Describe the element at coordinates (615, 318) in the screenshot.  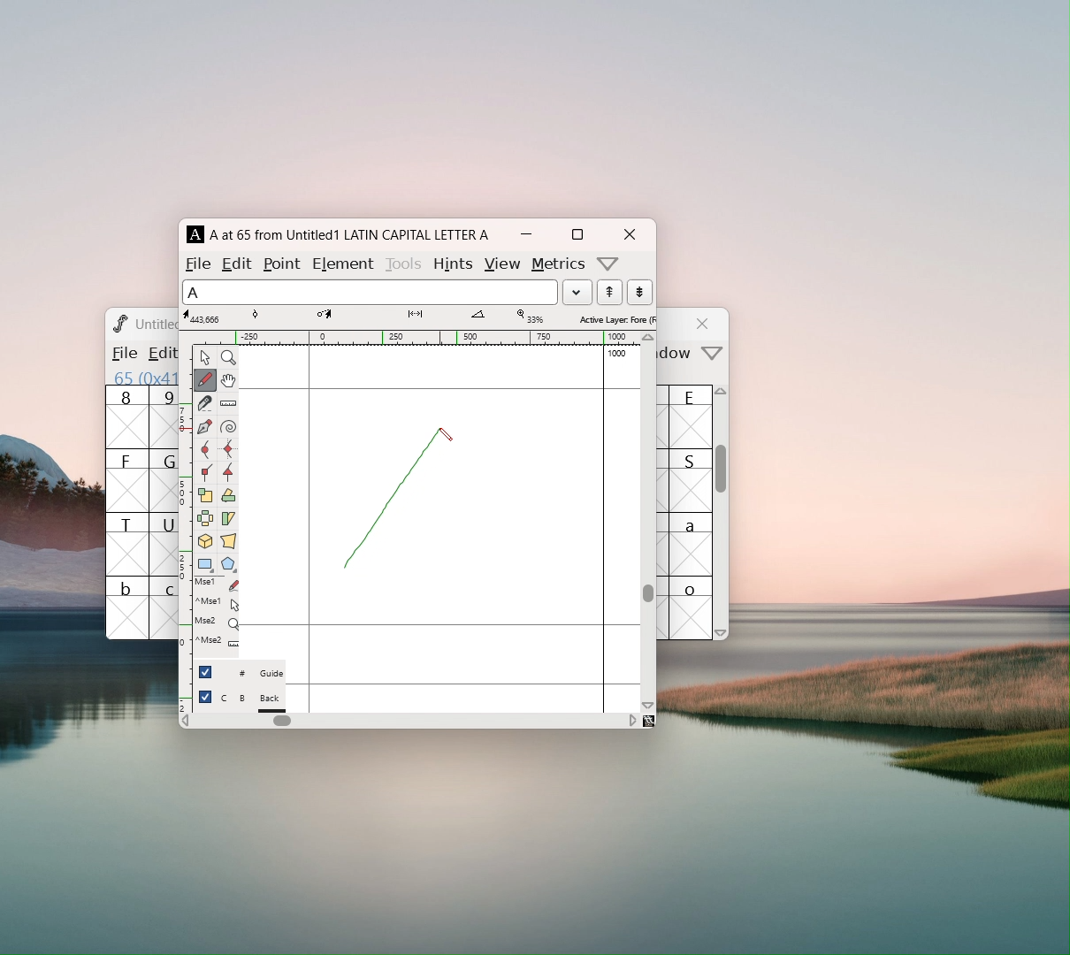
I see `selected layer` at that location.